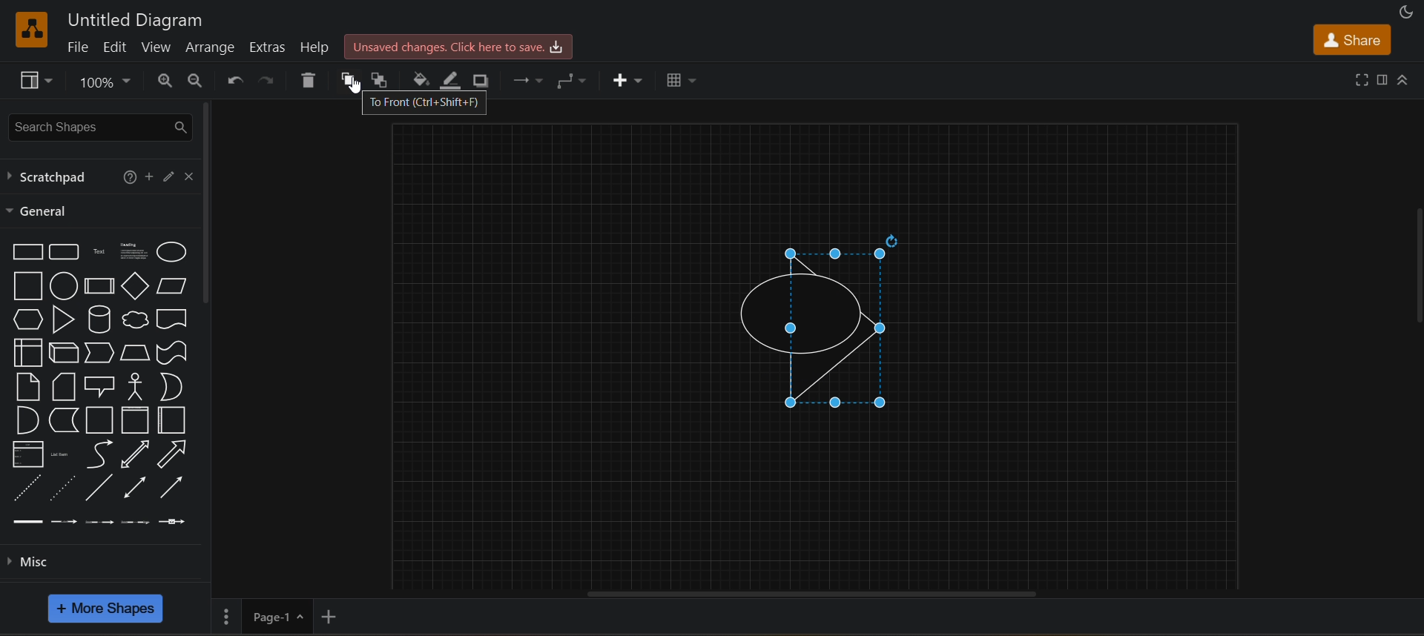  Describe the element at coordinates (1351, 41) in the screenshot. I see `share` at that location.